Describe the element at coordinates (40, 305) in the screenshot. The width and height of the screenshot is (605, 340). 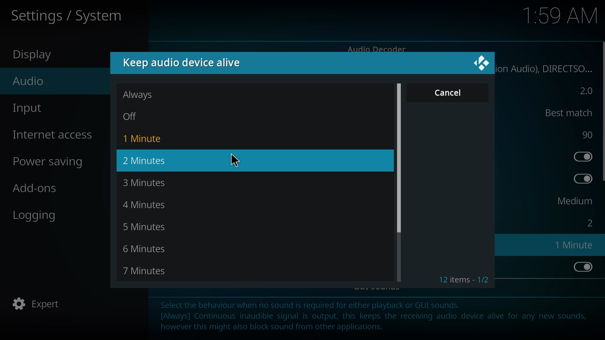
I see `expert` at that location.